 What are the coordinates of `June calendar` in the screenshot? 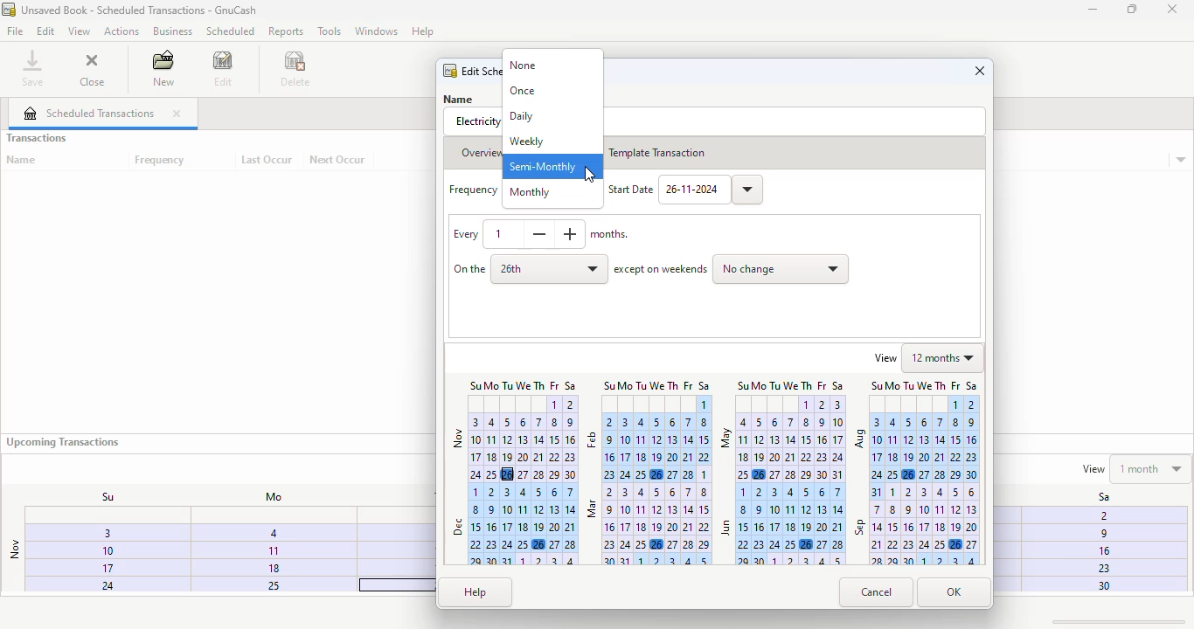 It's located at (783, 524).